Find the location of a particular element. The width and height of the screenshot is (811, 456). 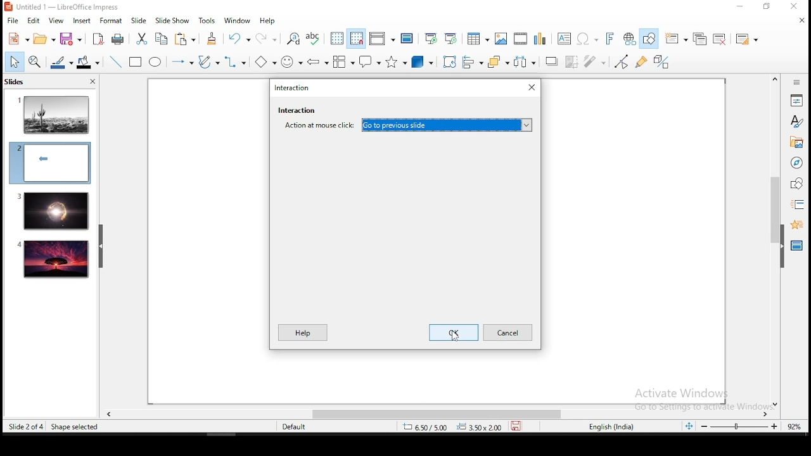

copy is located at coordinates (160, 39).